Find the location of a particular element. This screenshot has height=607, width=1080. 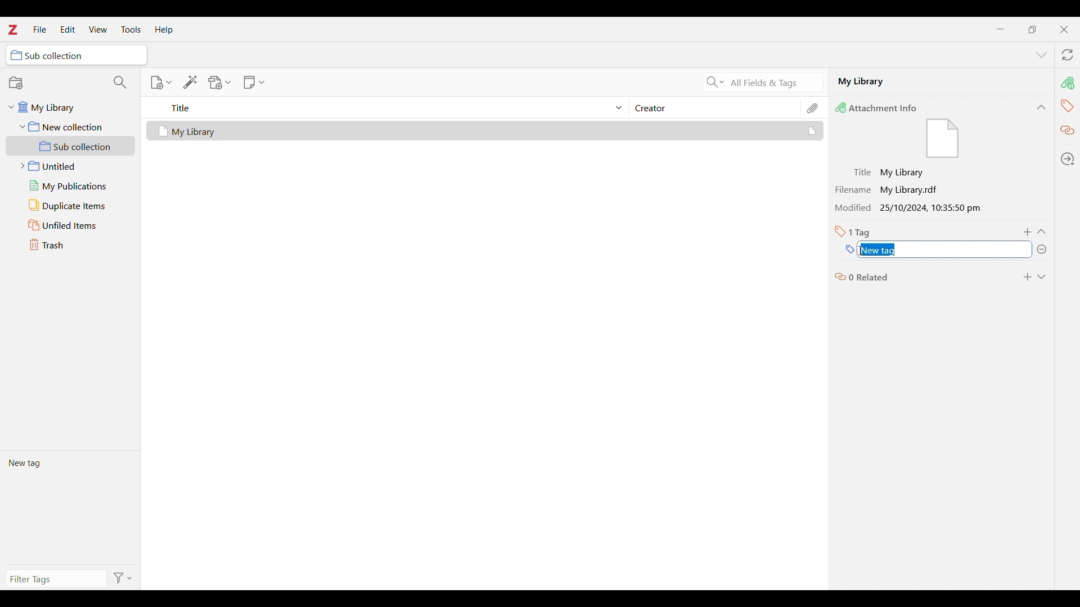

Total number of tags is located at coordinates (853, 232).